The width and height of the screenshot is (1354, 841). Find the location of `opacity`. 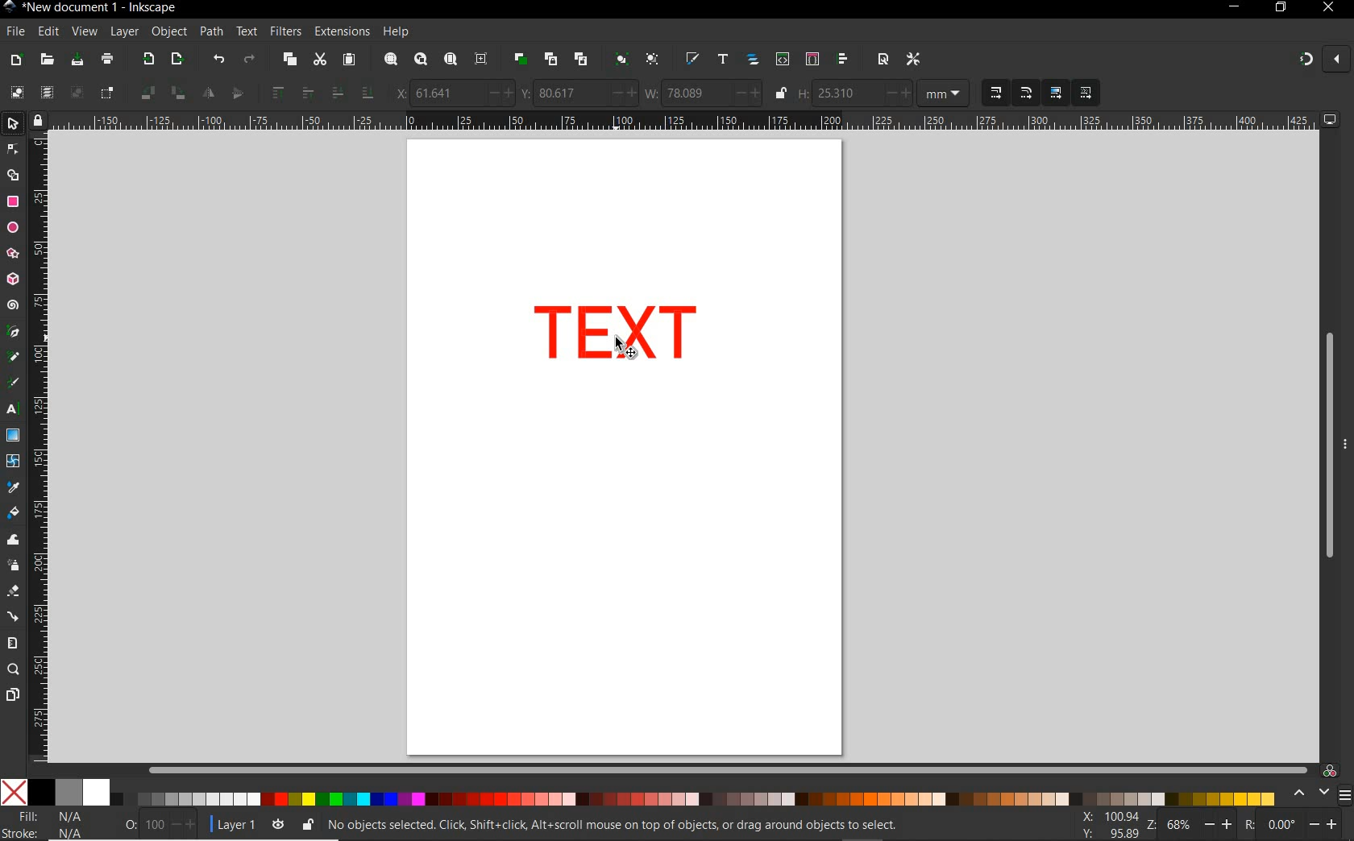

opacity is located at coordinates (148, 823).